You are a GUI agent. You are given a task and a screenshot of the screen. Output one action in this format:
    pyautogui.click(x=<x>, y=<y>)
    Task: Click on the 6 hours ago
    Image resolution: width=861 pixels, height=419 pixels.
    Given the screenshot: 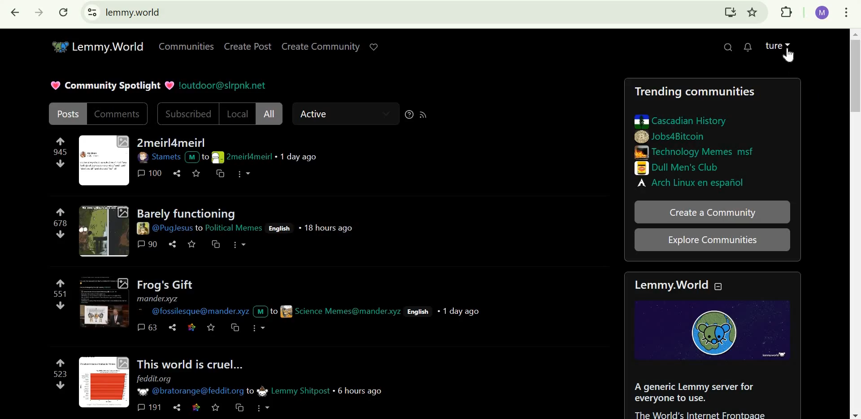 What is the action you would take?
    pyautogui.click(x=361, y=390)
    